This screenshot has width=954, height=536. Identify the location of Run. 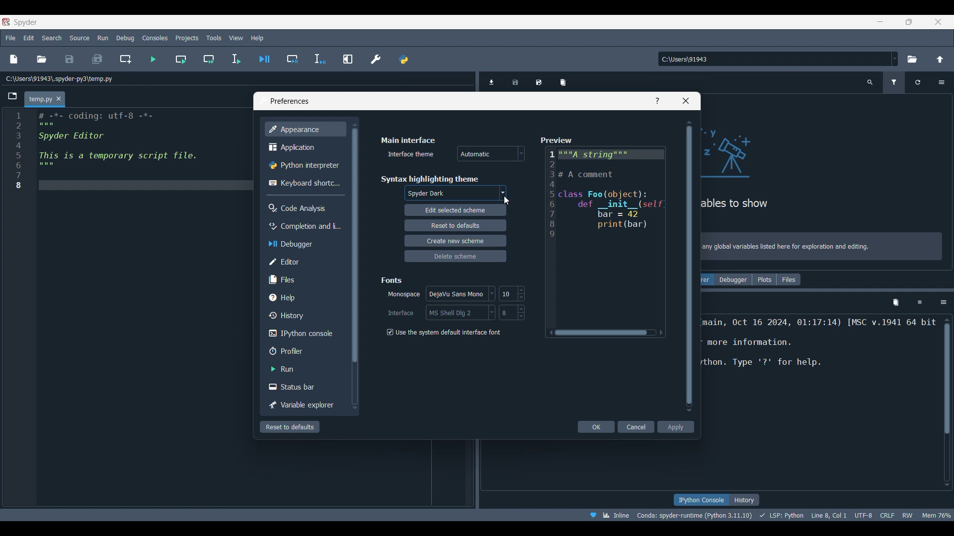
(304, 369).